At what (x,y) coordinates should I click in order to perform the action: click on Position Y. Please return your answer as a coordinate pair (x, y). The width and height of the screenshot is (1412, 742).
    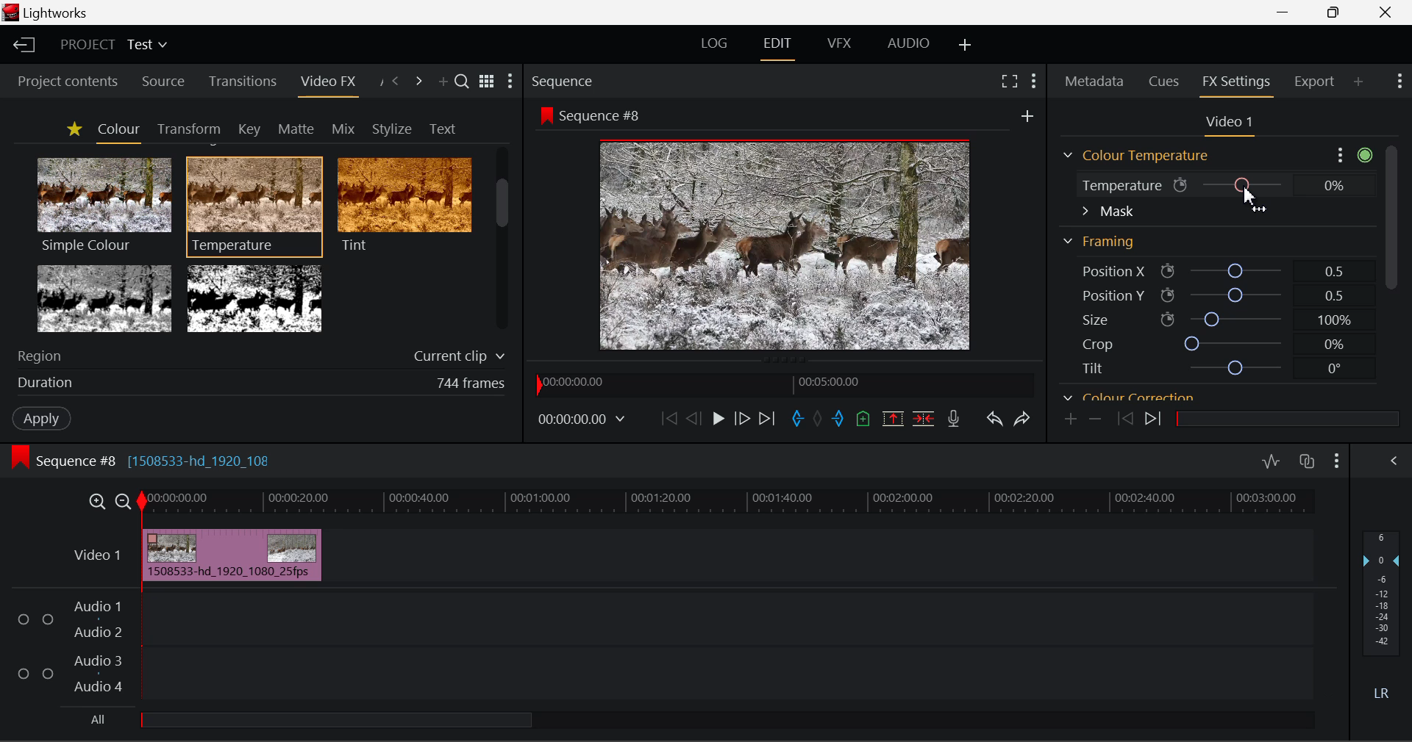
    Looking at the image, I should click on (1105, 295).